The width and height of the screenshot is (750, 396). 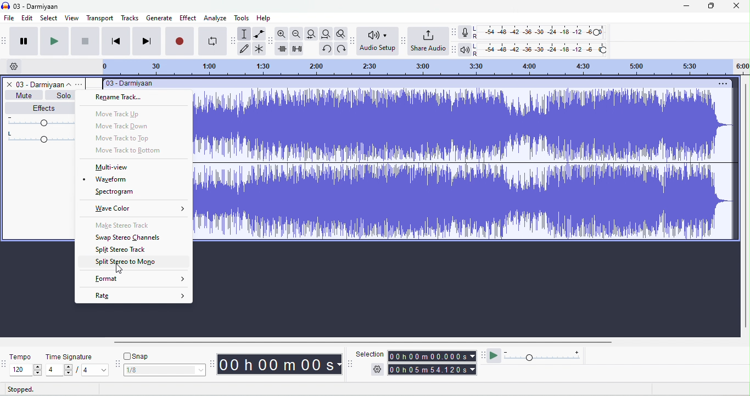 What do you see at coordinates (454, 49) in the screenshot?
I see `playback meter tool bar` at bounding box center [454, 49].